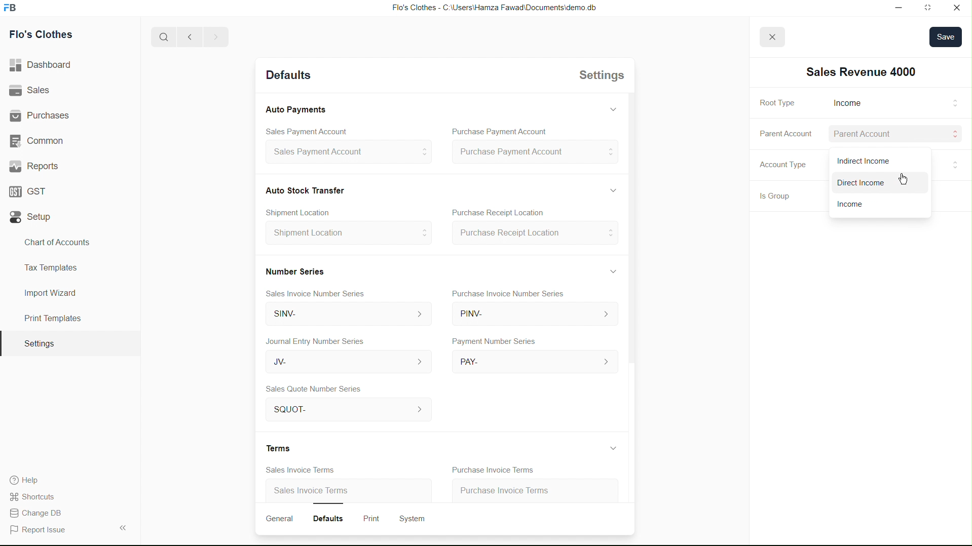 This screenshot has width=972, height=546. I want to click on Defaults, so click(332, 517).